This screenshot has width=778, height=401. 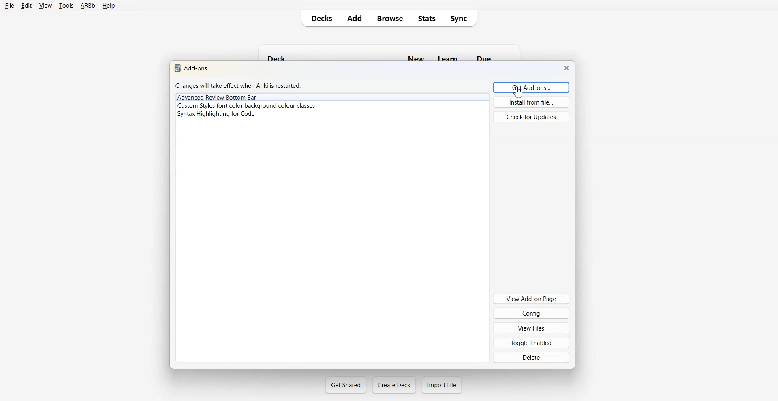 I want to click on Deck New Learn Due, so click(x=386, y=58).